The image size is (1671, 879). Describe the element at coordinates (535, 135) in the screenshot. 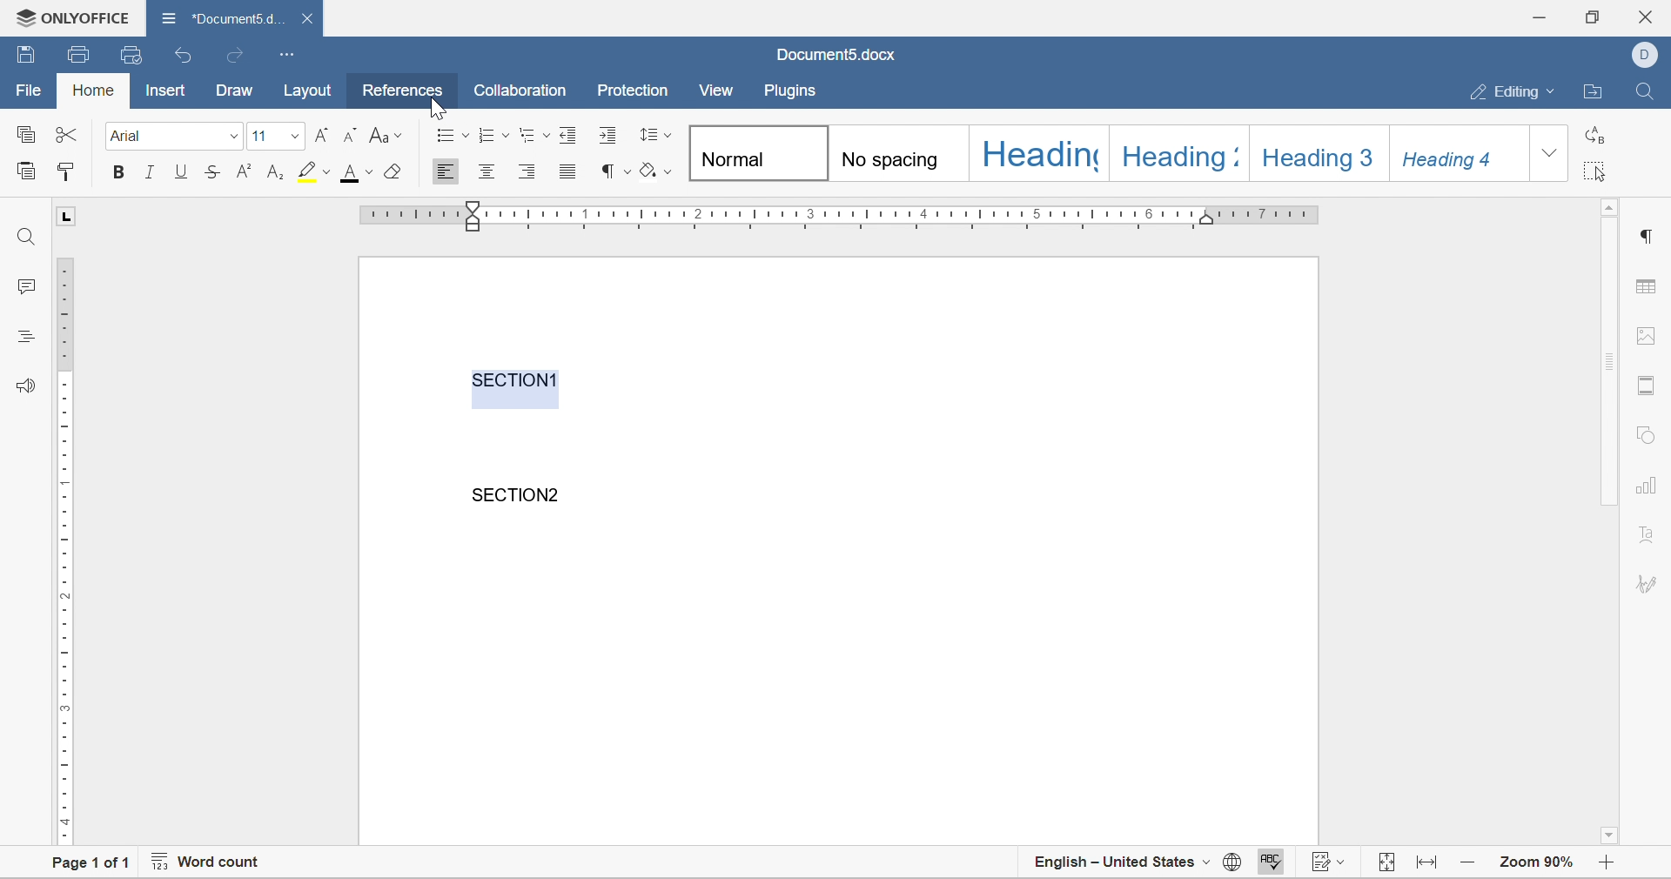

I see `multilevel list` at that location.